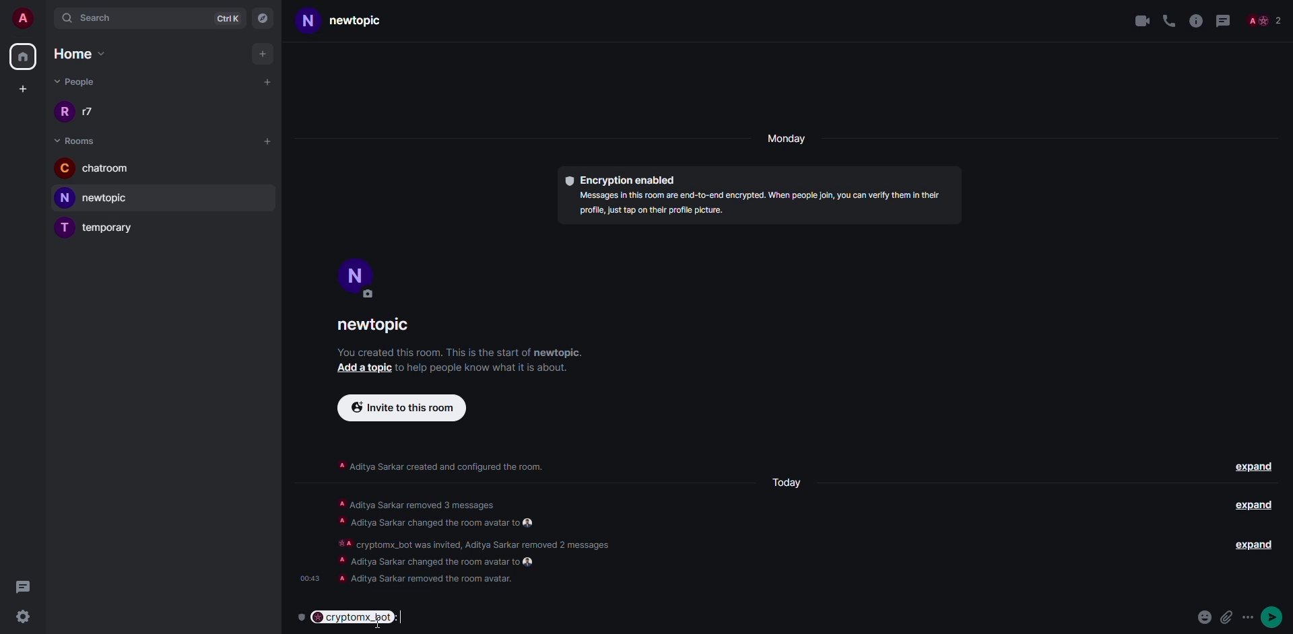 The width and height of the screenshot is (1293, 634). Describe the element at coordinates (228, 17) in the screenshot. I see `ctrlK` at that location.